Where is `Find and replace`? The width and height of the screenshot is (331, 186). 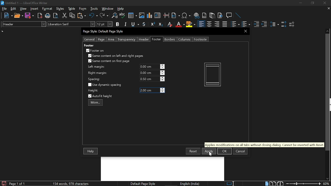 Find and replace is located at coordinates (114, 16).